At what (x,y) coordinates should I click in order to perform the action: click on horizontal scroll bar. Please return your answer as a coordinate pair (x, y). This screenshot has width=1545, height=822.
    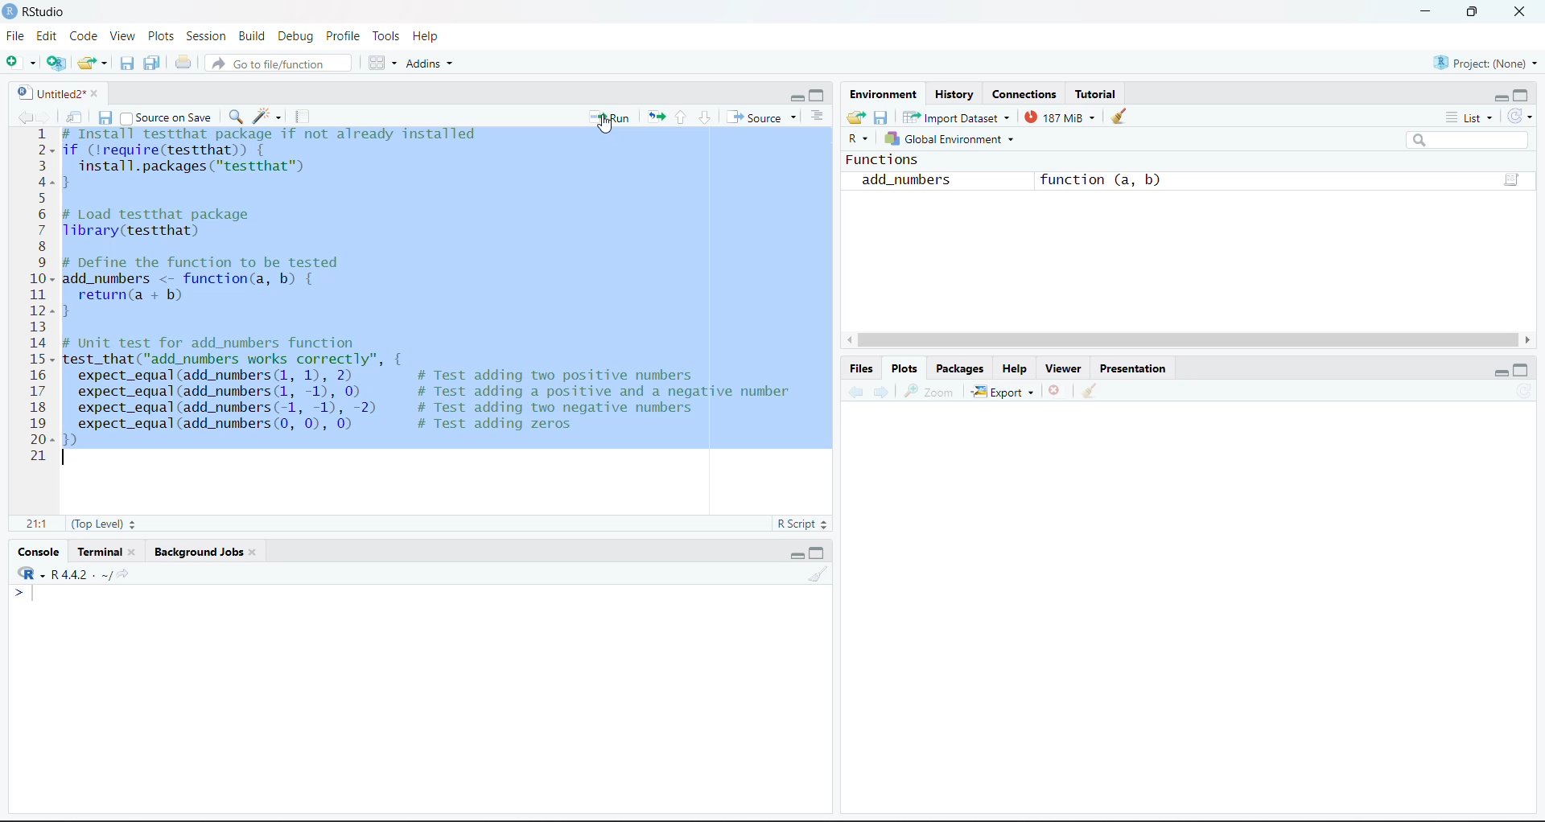
    Looking at the image, I should click on (1187, 340).